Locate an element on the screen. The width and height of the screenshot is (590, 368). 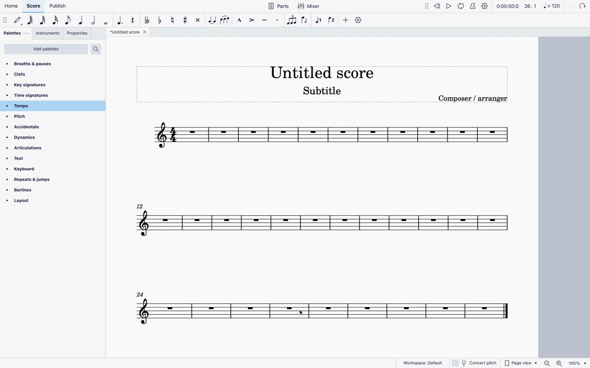
double note is located at coordinates (94, 20).